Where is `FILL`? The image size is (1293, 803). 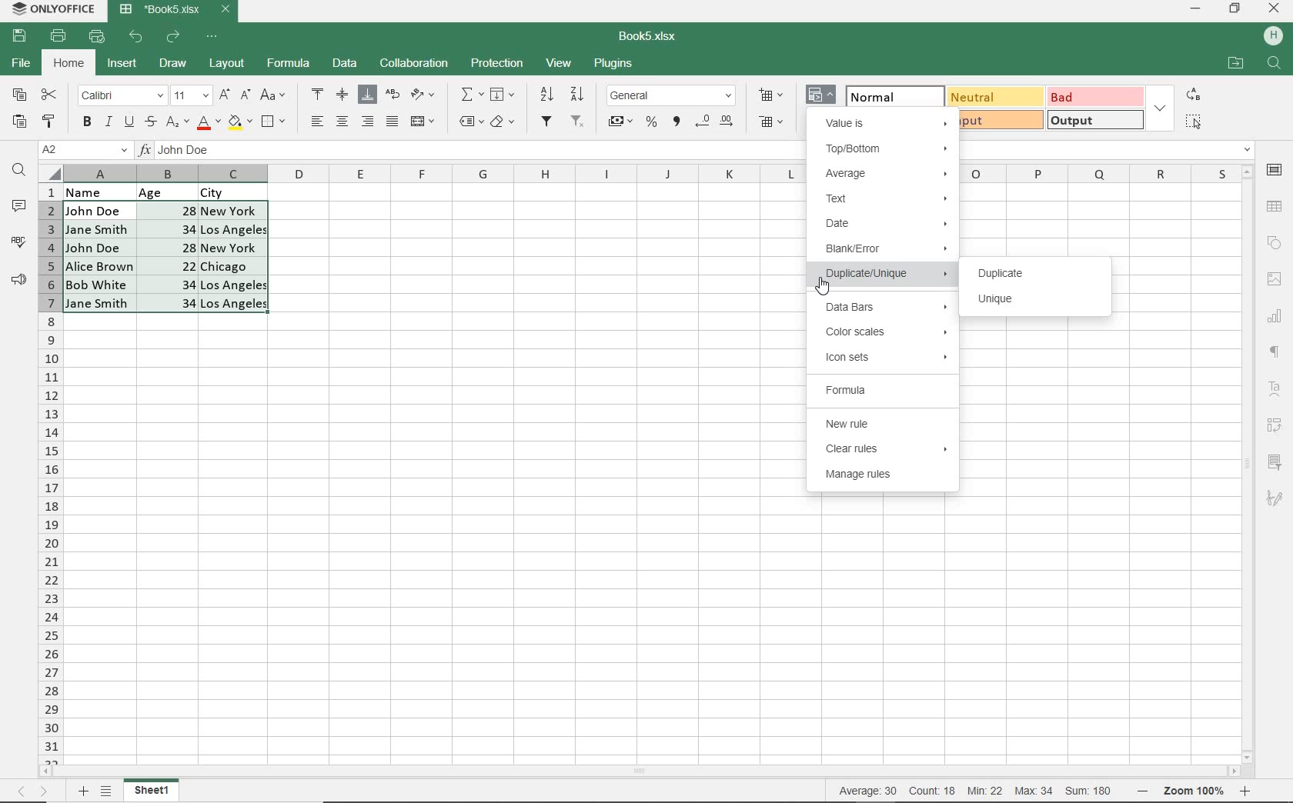
FILL is located at coordinates (506, 95).